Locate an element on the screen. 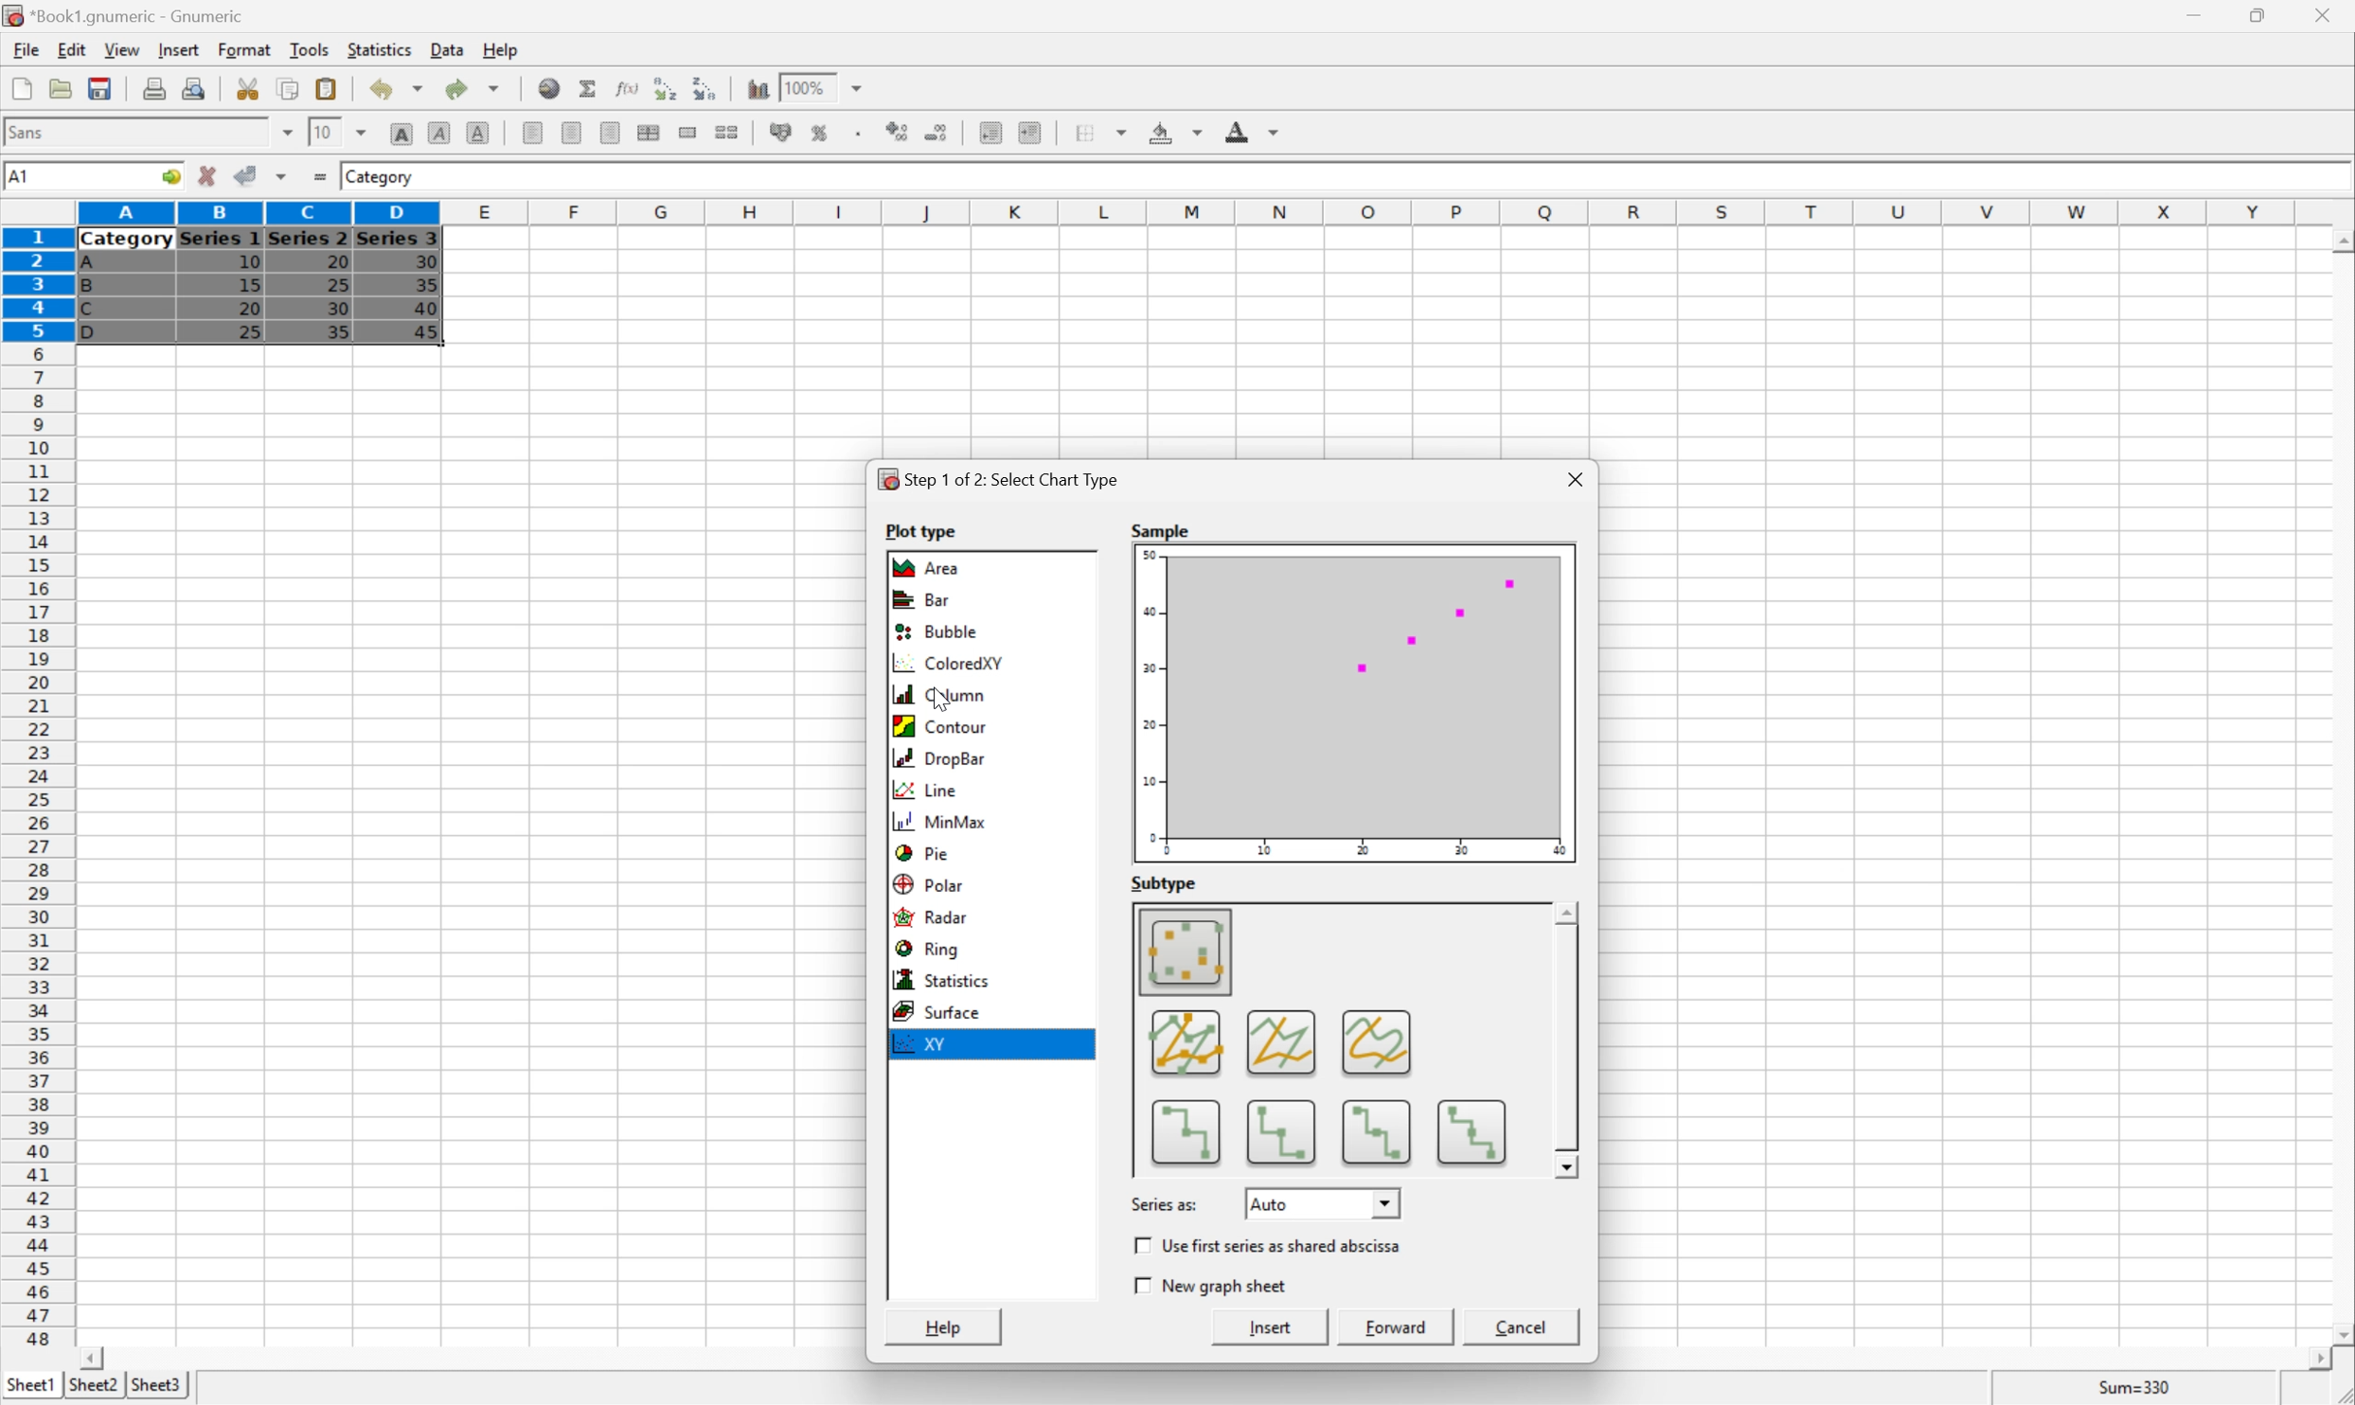 The width and height of the screenshot is (2355, 1405). 35 is located at coordinates (337, 331).